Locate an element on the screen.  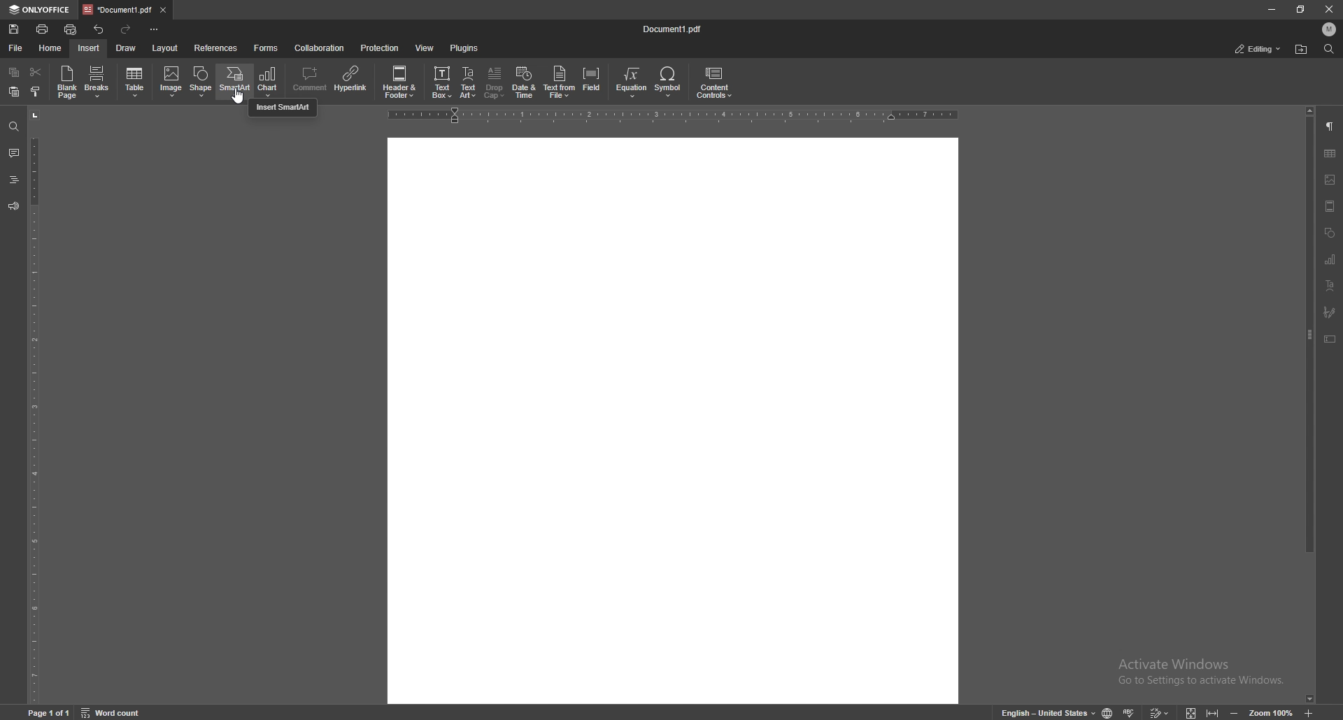
insert is located at coordinates (89, 48).